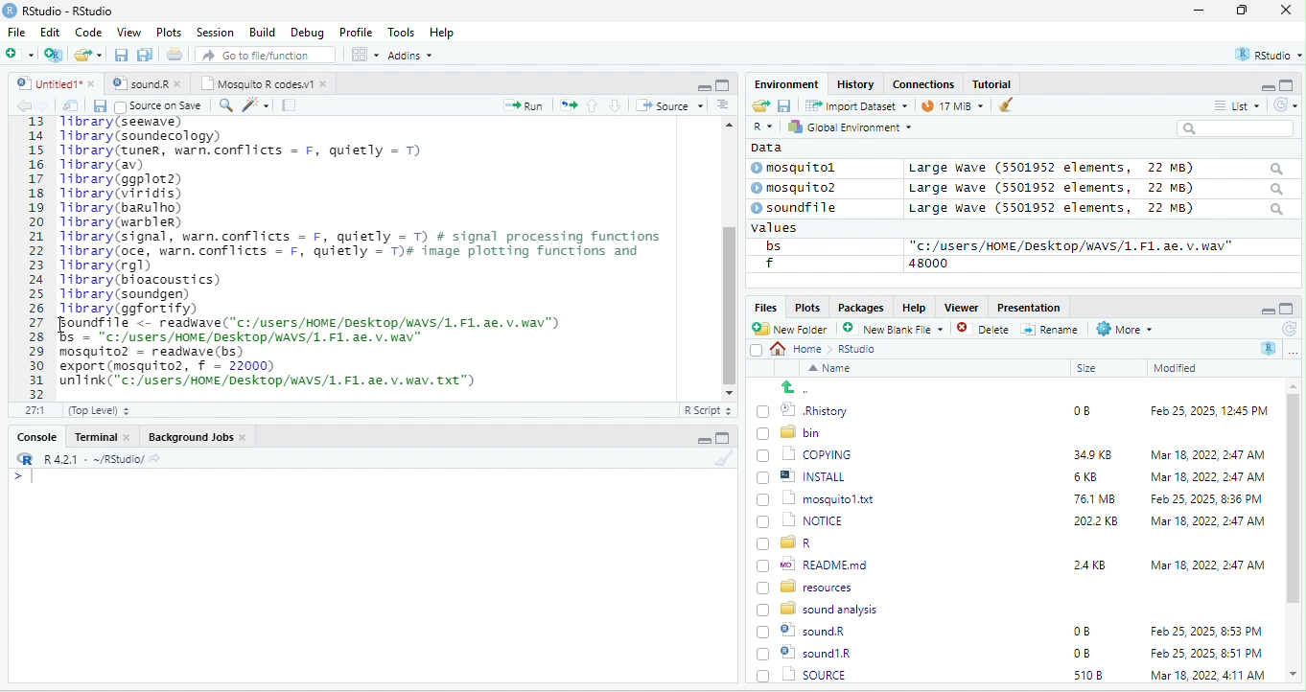 The height and width of the screenshot is (692, 1306). What do you see at coordinates (89, 32) in the screenshot?
I see `Code` at bounding box center [89, 32].